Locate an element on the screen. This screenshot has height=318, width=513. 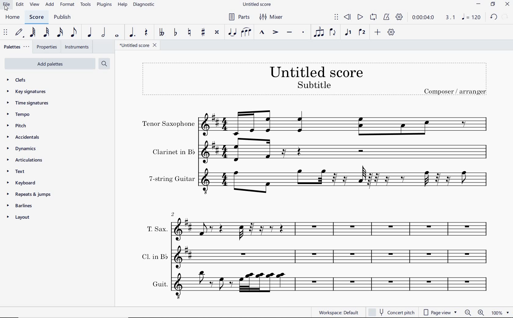
VOICE 1 is located at coordinates (348, 33).